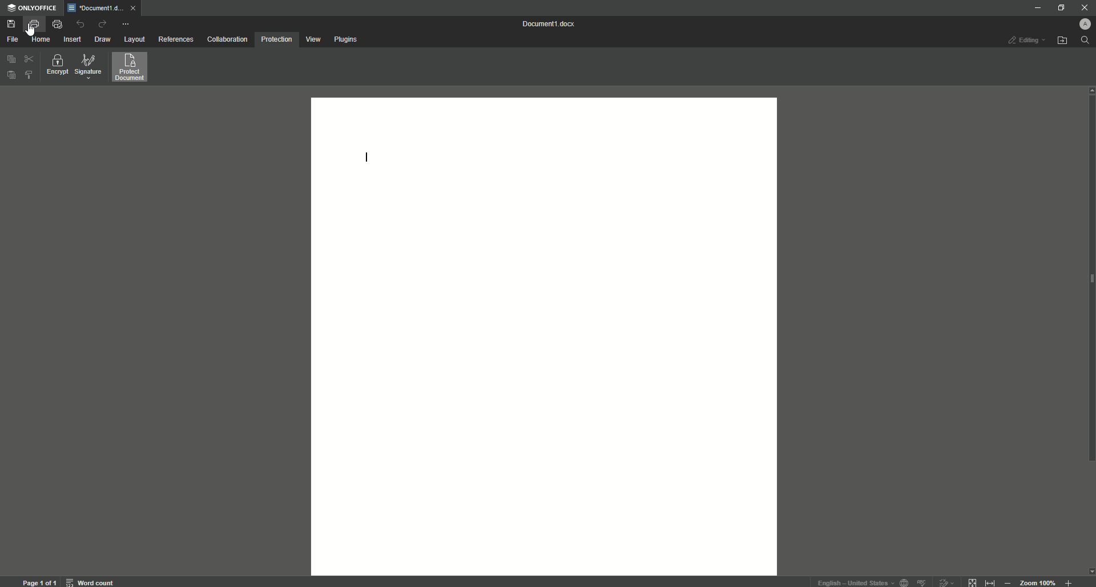  Describe the element at coordinates (1022, 41) in the screenshot. I see `Editing` at that location.